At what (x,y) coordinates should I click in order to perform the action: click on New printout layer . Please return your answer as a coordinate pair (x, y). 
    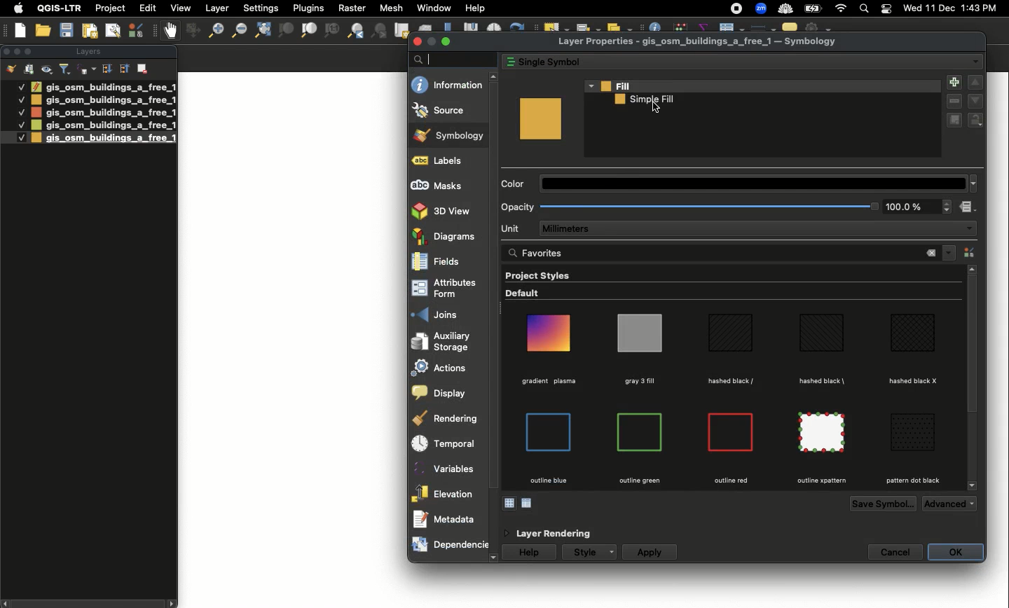
    Looking at the image, I should click on (90, 31).